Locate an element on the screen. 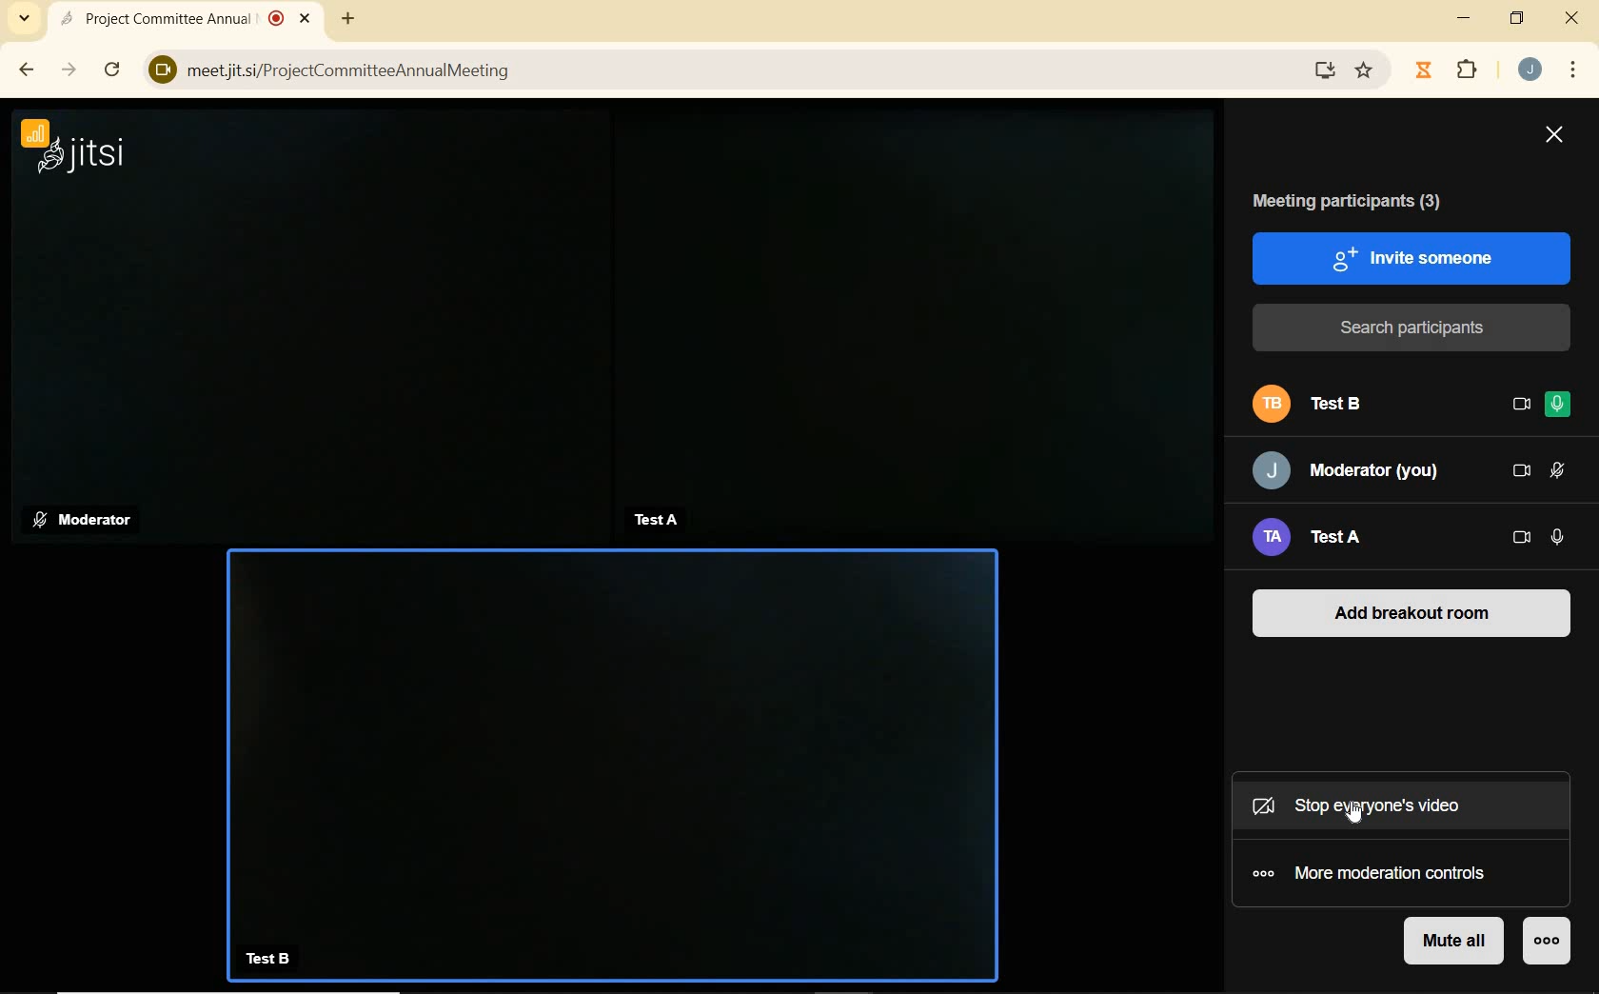  CAMERA is located at coordinates (1519, 407).